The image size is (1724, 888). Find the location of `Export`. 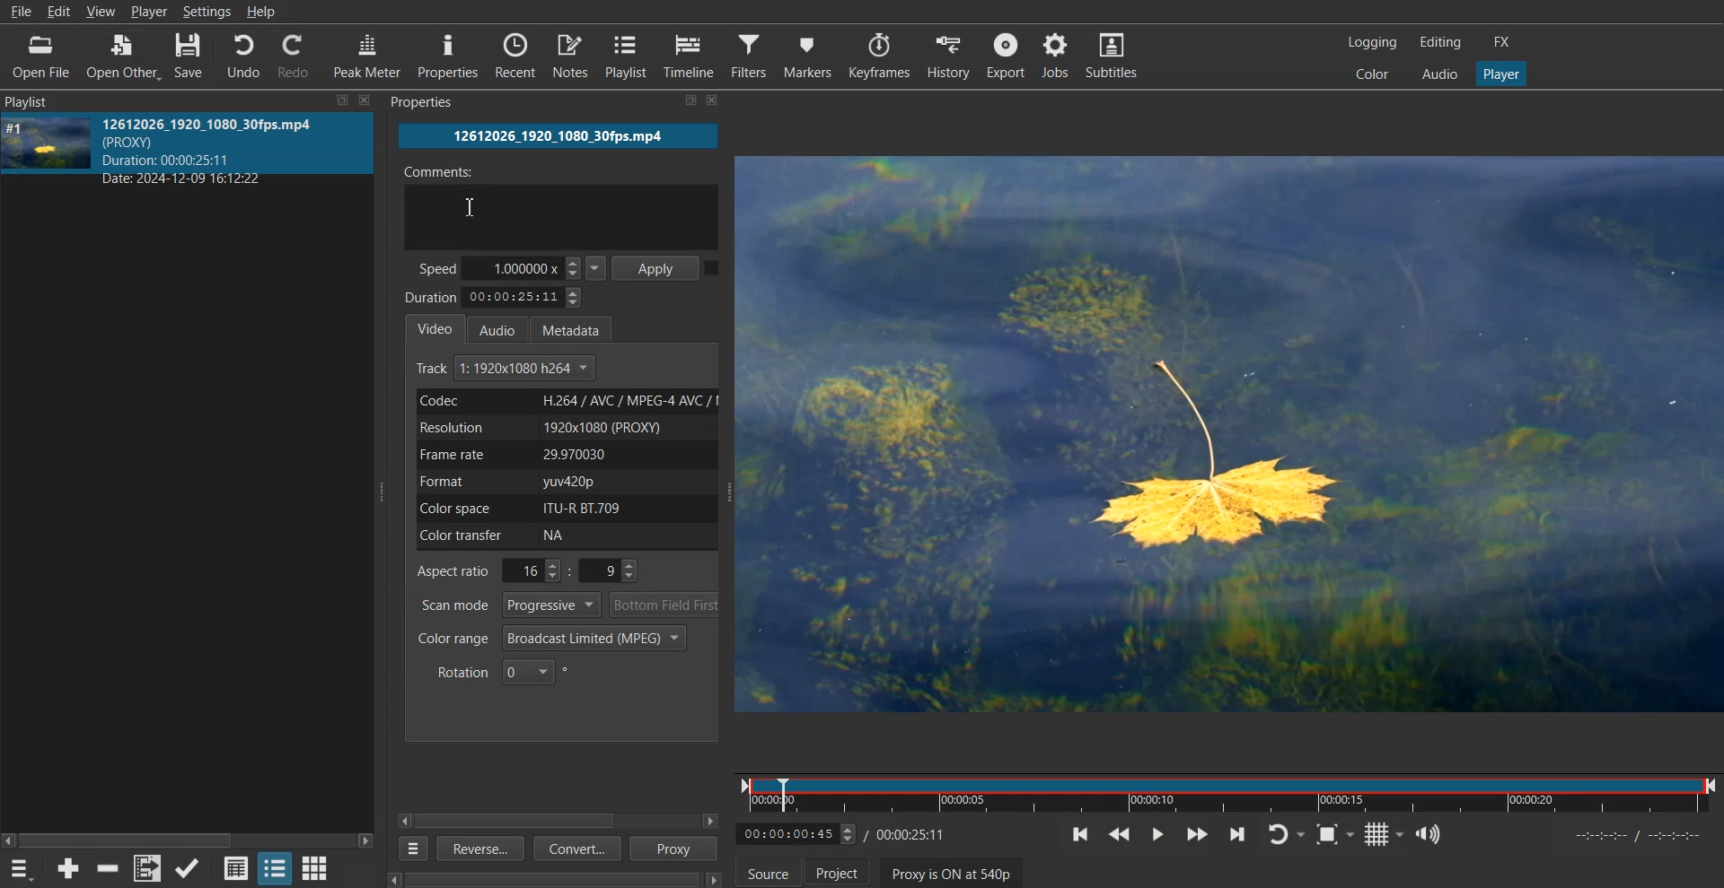

Export is located at coordinates (1005, 55).